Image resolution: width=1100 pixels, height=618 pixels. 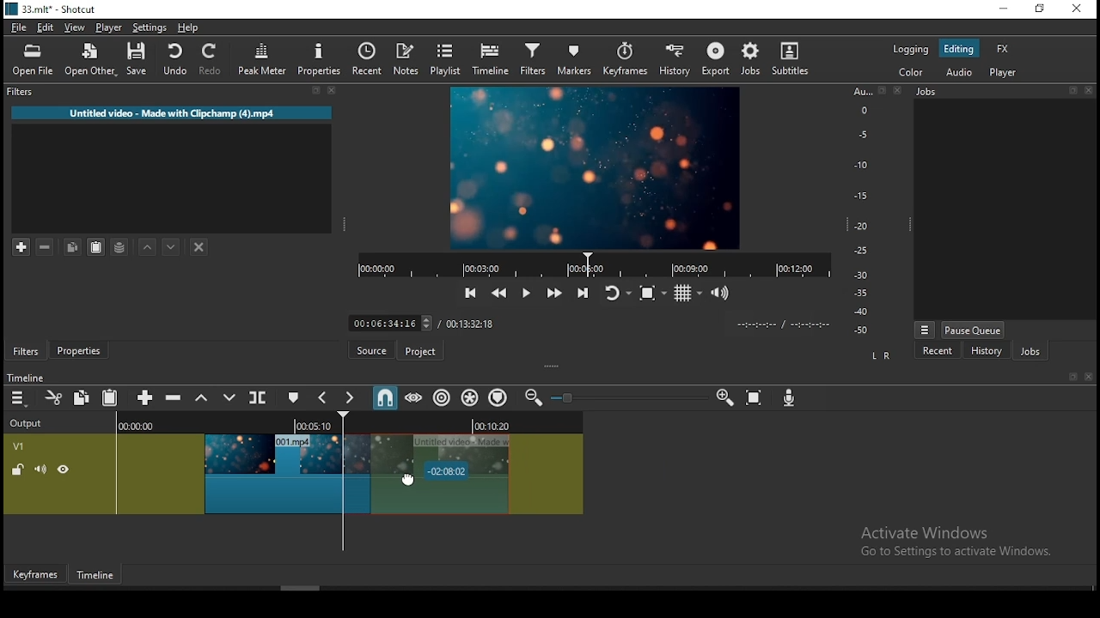 What do you see at coordinates (213, 62) in the screenshot?
I see `redo` at bounding box center [213, 62].